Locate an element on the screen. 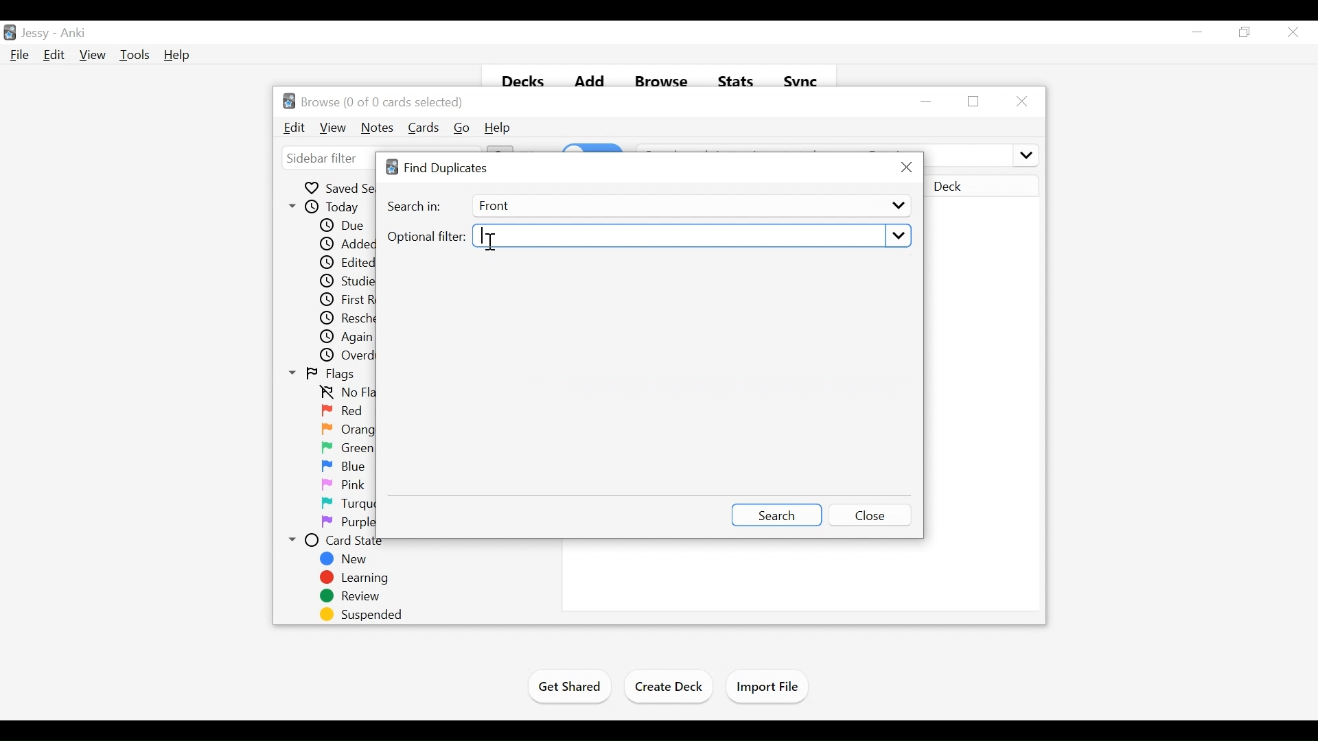 This screenshot has height=741, width=1318. Close is located at coordinates (872, 514).